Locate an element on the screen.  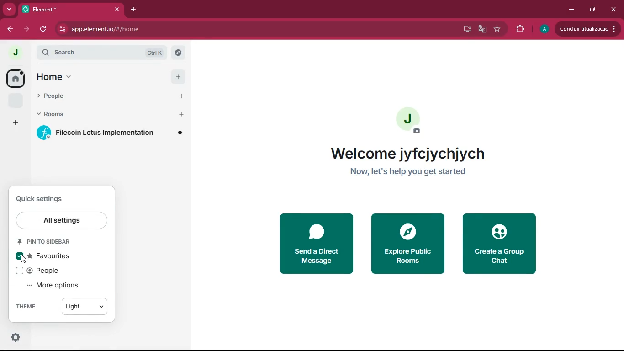
search is located at coordinates (111, 52).